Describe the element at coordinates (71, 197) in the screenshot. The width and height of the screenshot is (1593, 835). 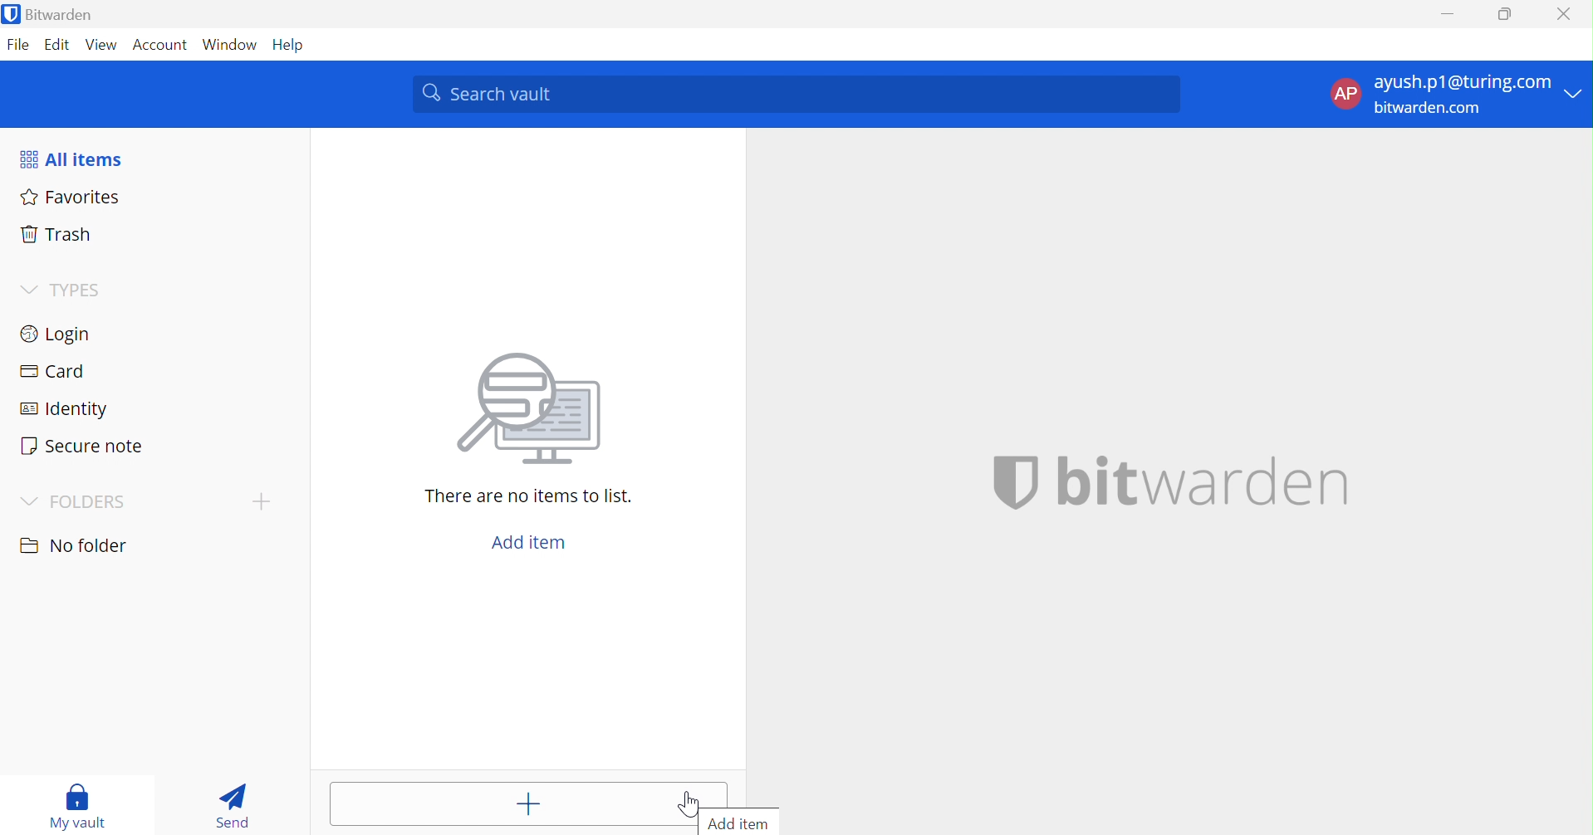
I see `Favorites` at that location.